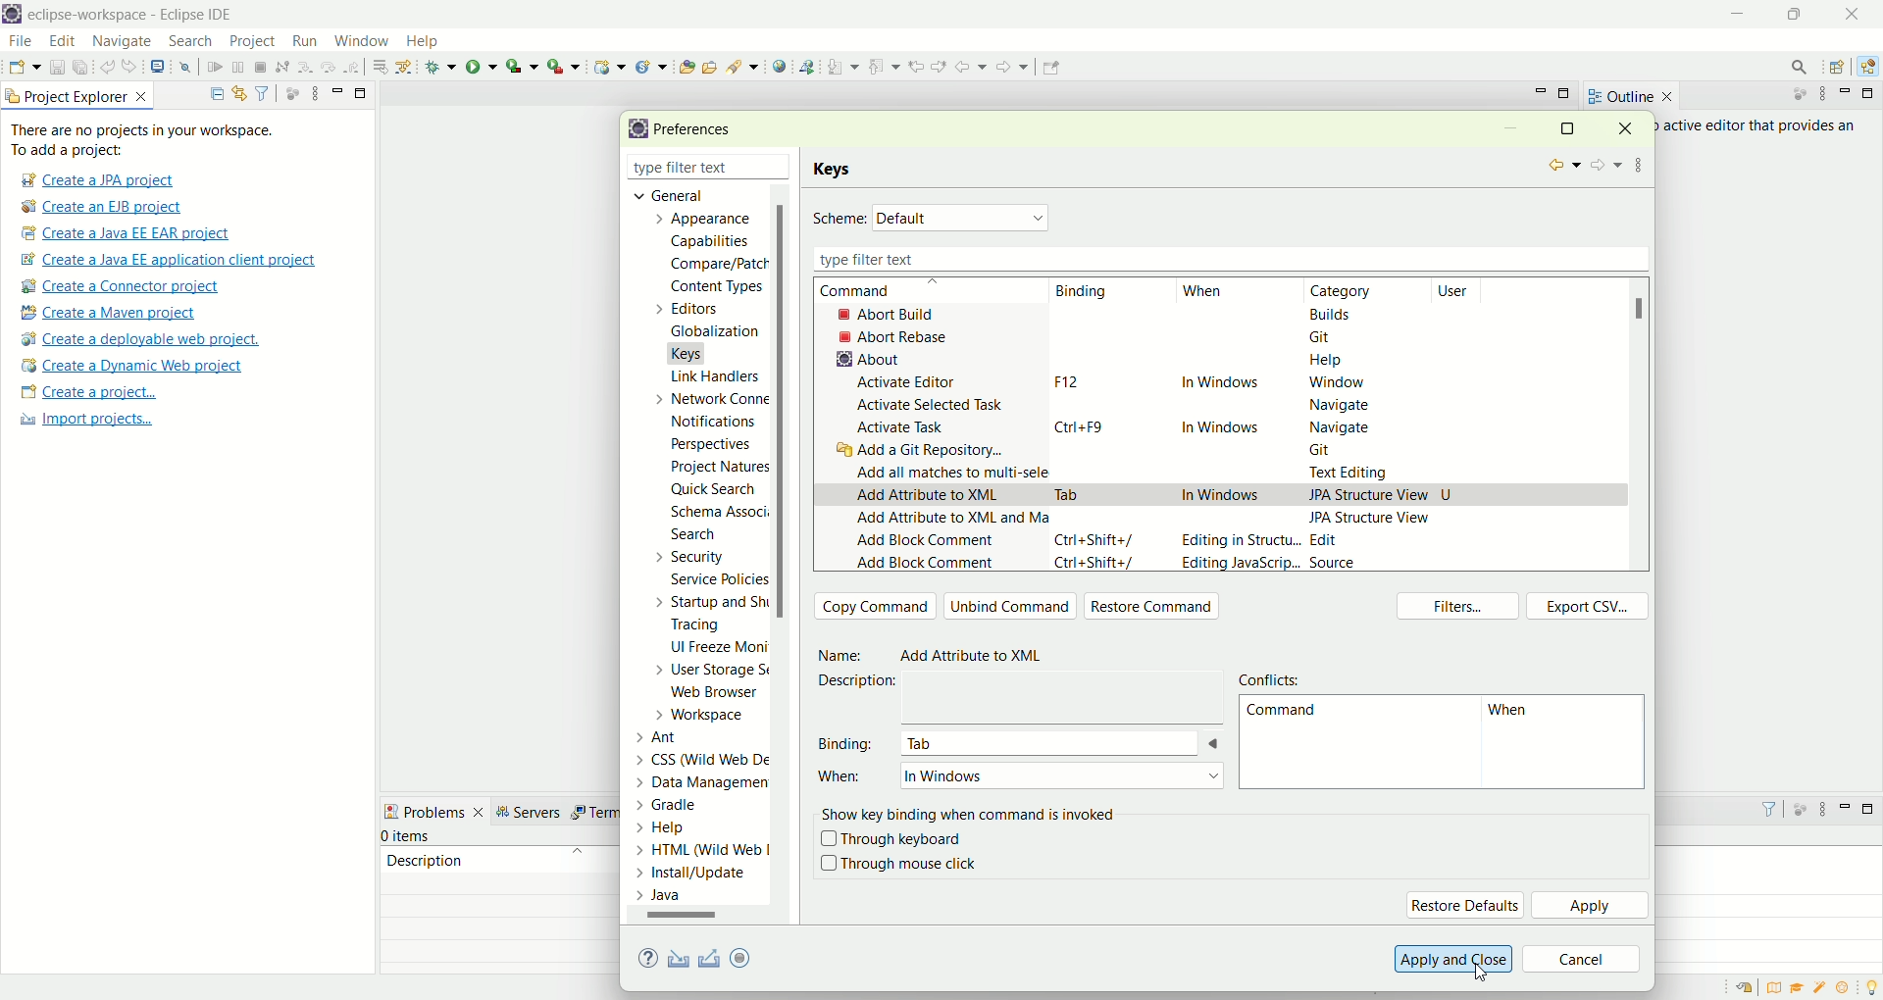 The height and width of the screenshot is (1000, 1883). What do you see at coordinates (360, 36) in the screenshot?
I see `window` at bounding box center [360, 36].